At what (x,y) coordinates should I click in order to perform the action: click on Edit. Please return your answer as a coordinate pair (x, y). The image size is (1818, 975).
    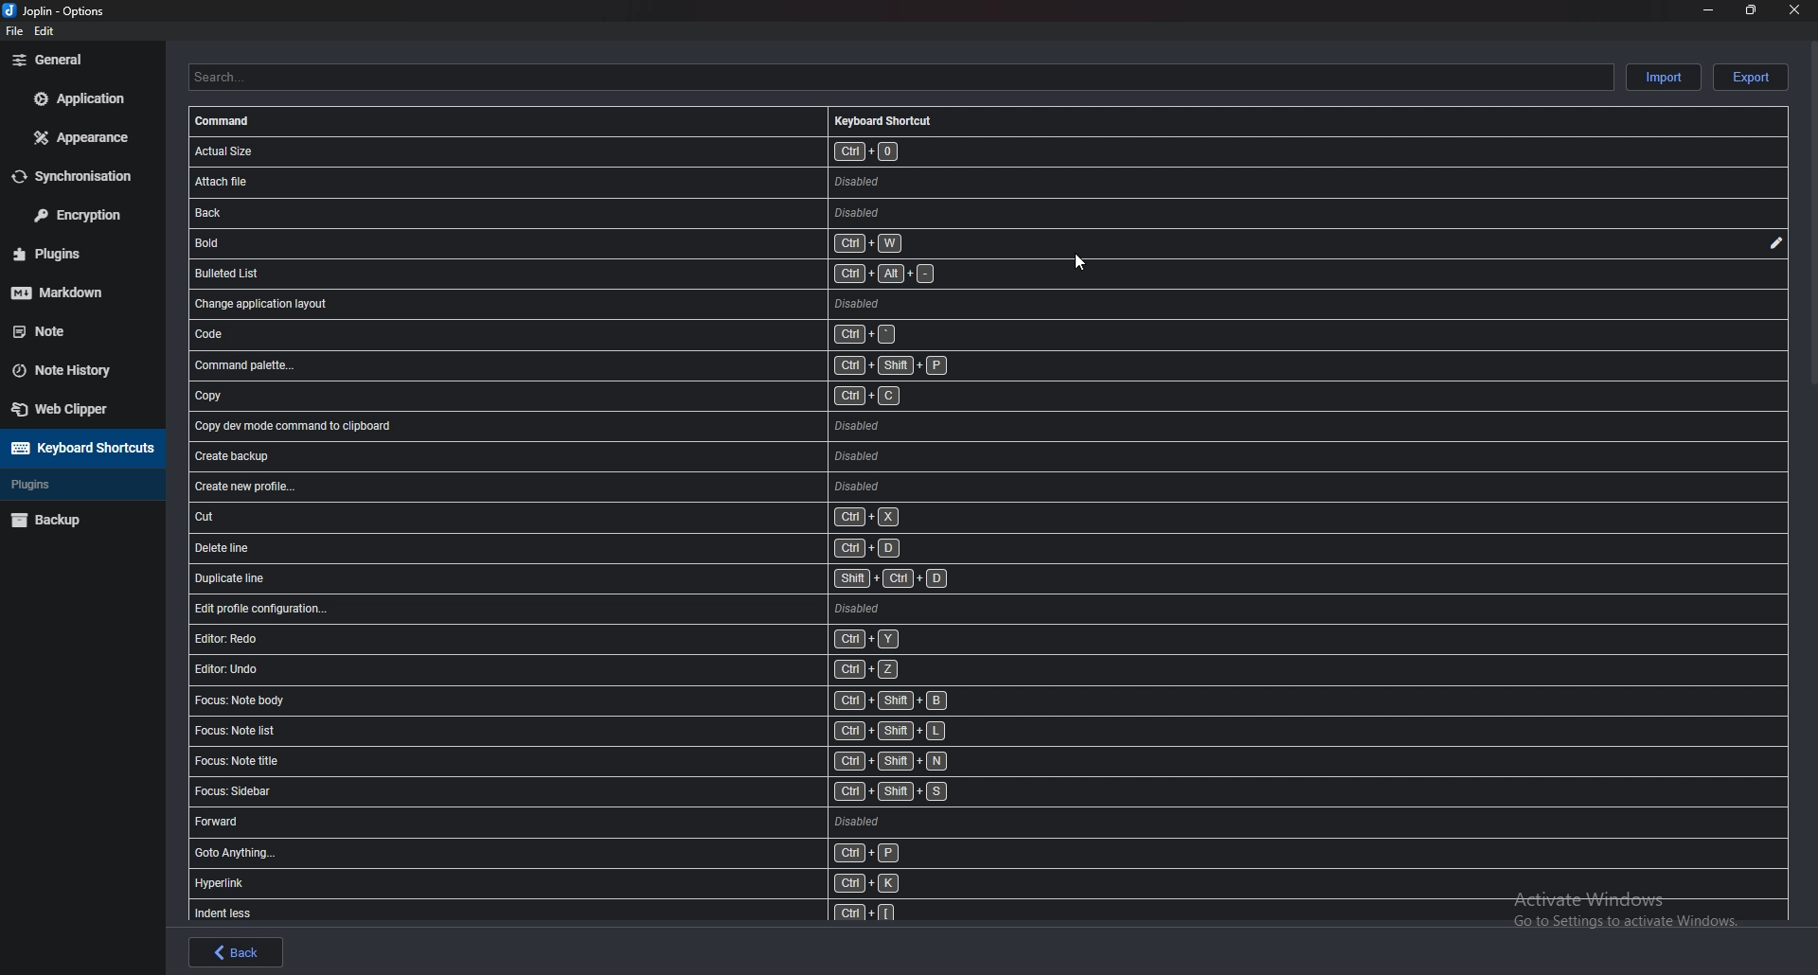
    Looking at the image, I should click on (1775, 244).